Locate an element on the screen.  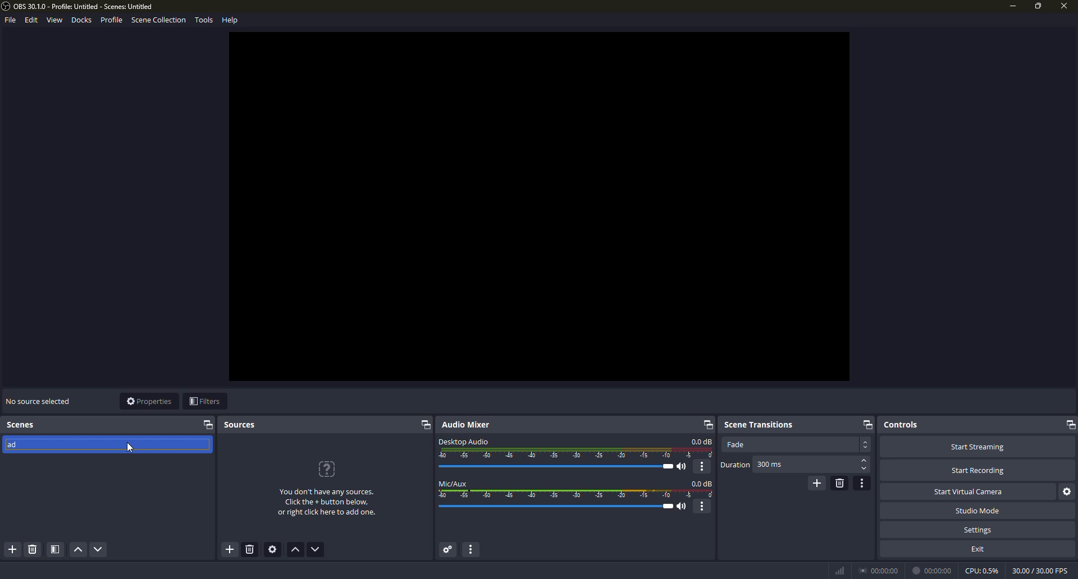
obs profile is located at coordinates (80, 7).